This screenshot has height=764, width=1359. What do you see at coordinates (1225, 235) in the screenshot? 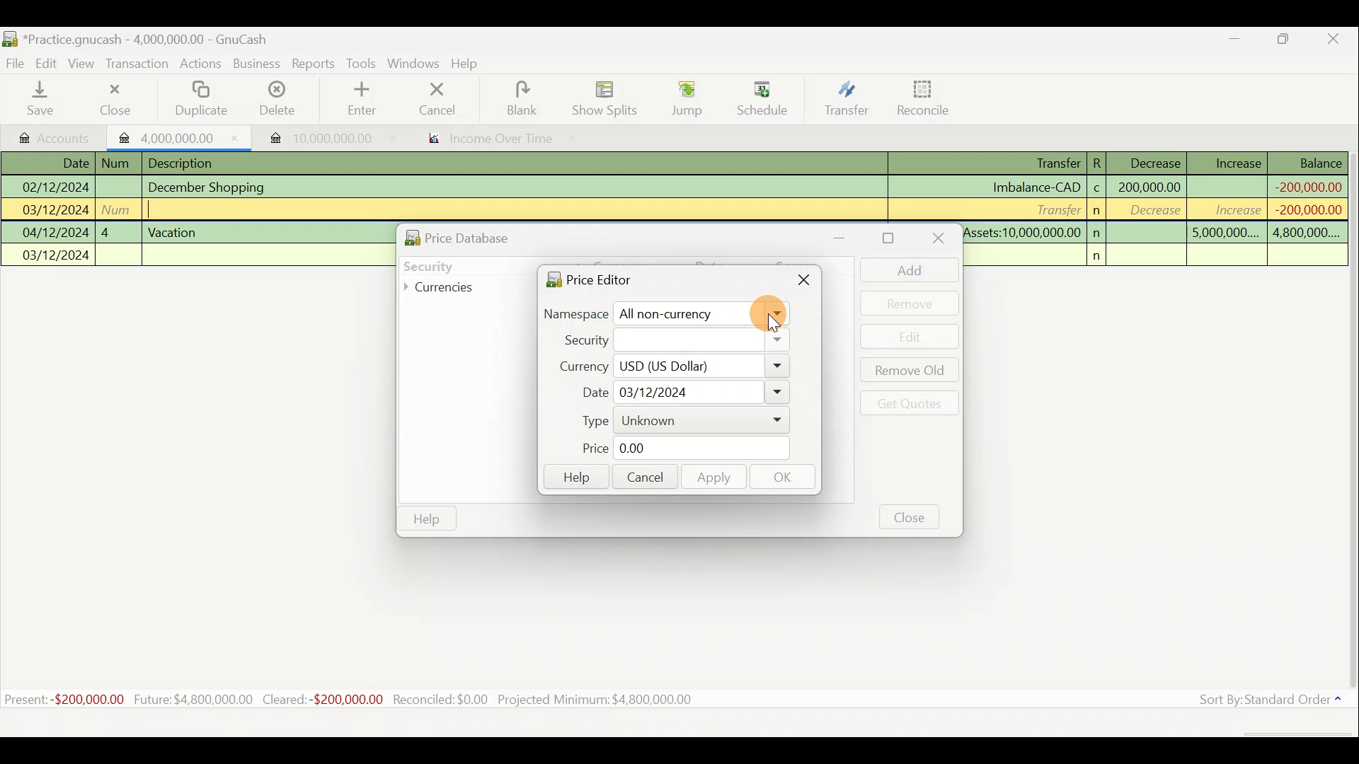
I see `5,000,000` at bounding box center [1225, 235].